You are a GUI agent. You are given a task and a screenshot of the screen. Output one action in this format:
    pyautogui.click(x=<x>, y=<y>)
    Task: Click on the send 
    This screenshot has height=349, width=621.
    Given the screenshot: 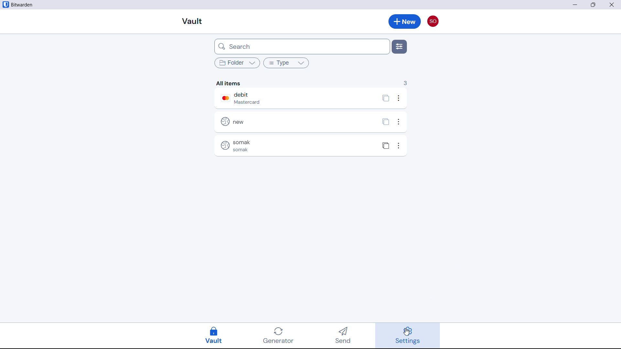 What is the action you would take?
    pyautogui.click(x=345, y=336)
    